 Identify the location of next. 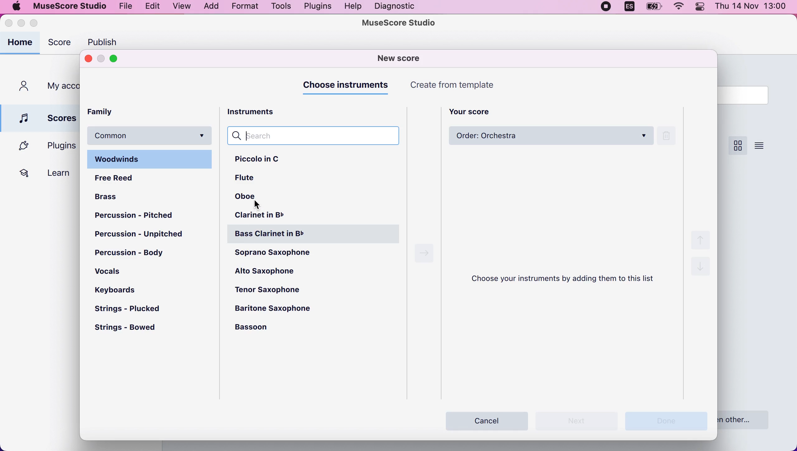
(425, 253).